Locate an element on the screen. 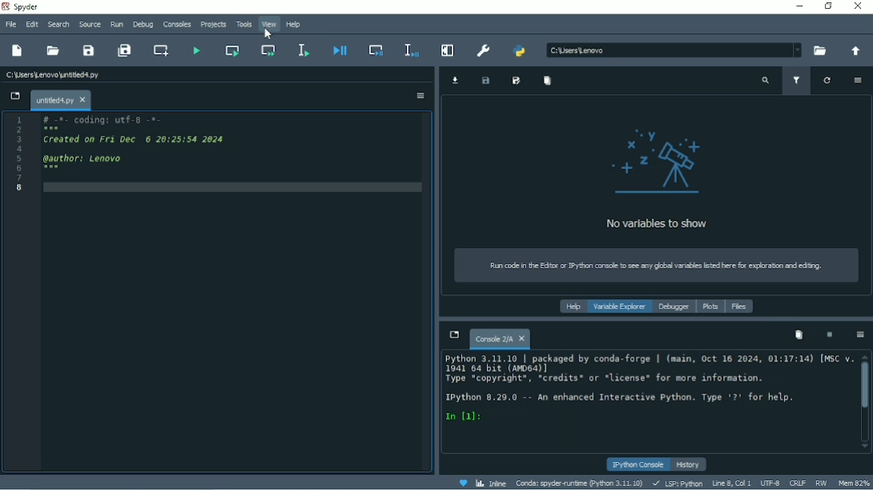 This screenshot has height=490, width=873. Browse tabs is located at coordinates (452, 334).